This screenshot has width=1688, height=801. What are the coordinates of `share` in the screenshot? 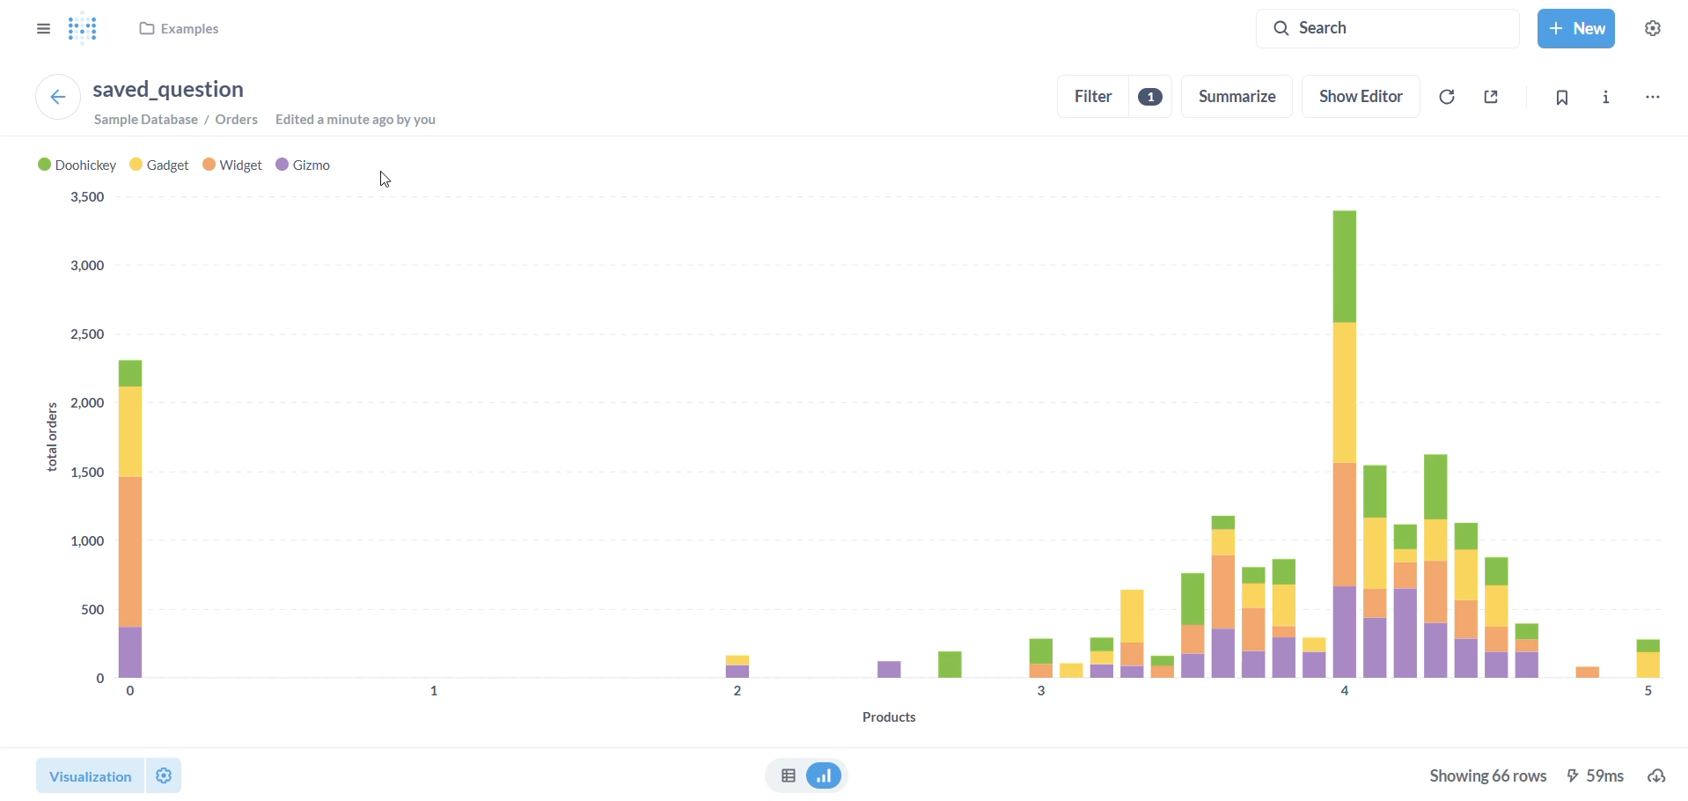 It's located at (1487, 99).